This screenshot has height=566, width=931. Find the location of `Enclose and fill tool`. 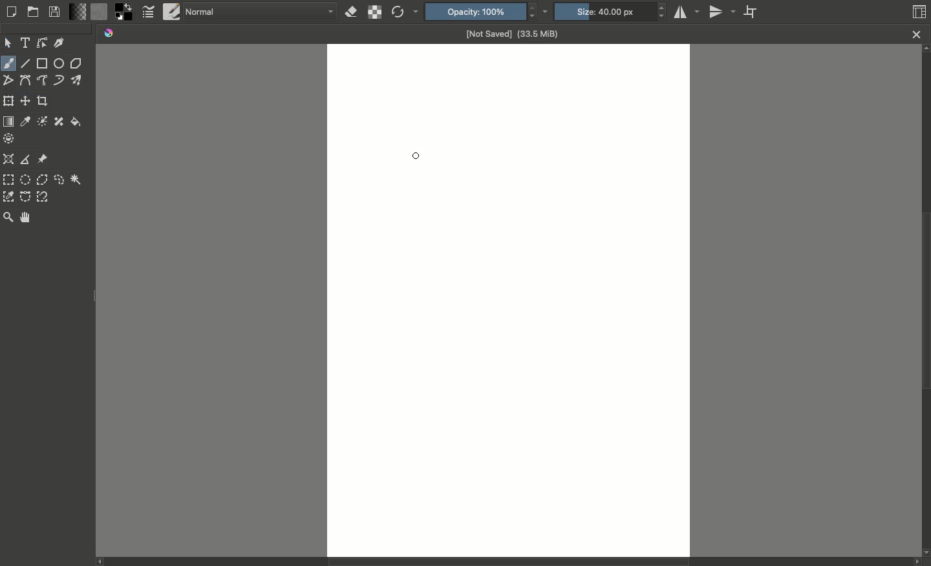

Enclose and fill tool is located at coordinates (10, 137).